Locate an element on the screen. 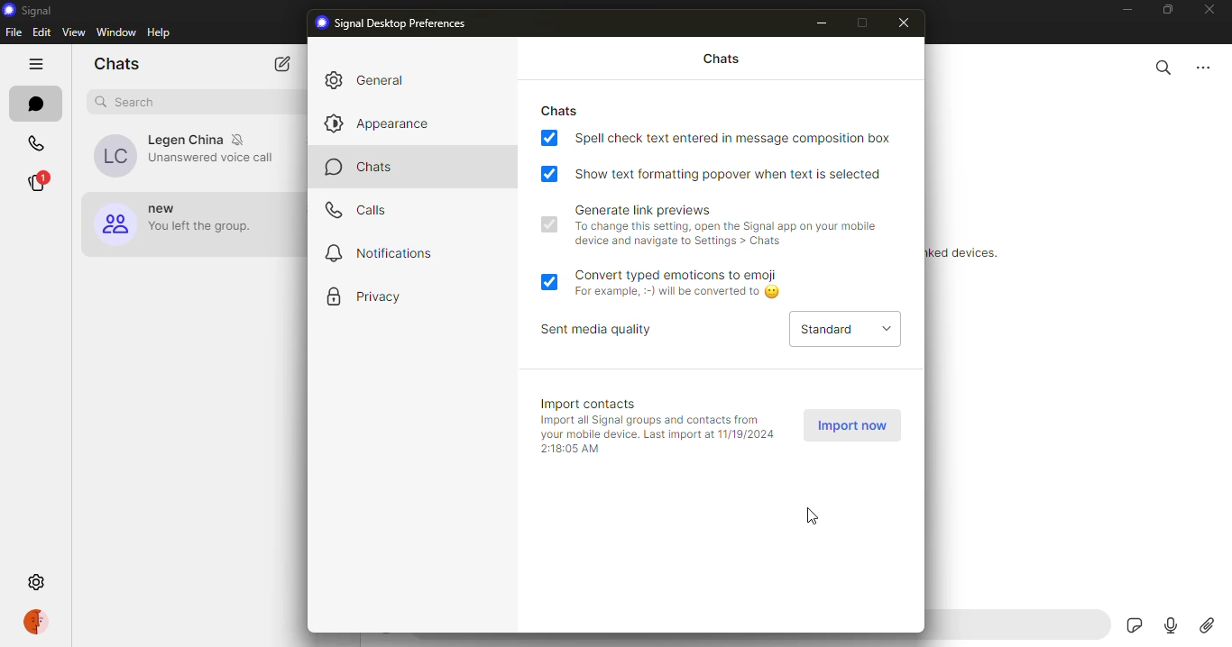 The image size is (1232, 647). signal is located at coordinates (28, 10).